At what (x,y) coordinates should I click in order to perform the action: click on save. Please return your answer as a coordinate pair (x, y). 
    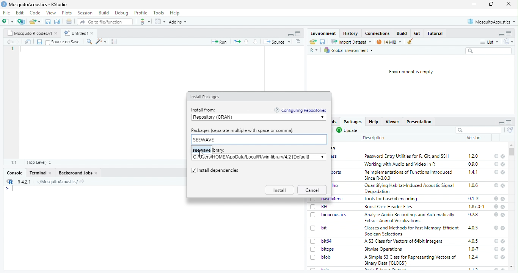
    Looking at the image, I should click on (39, 42).